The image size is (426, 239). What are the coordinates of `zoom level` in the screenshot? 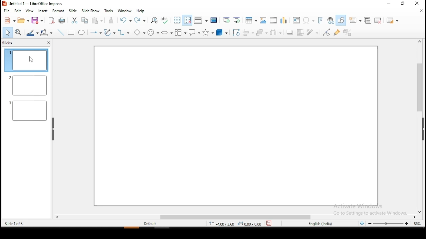 It's located at (417, 223).